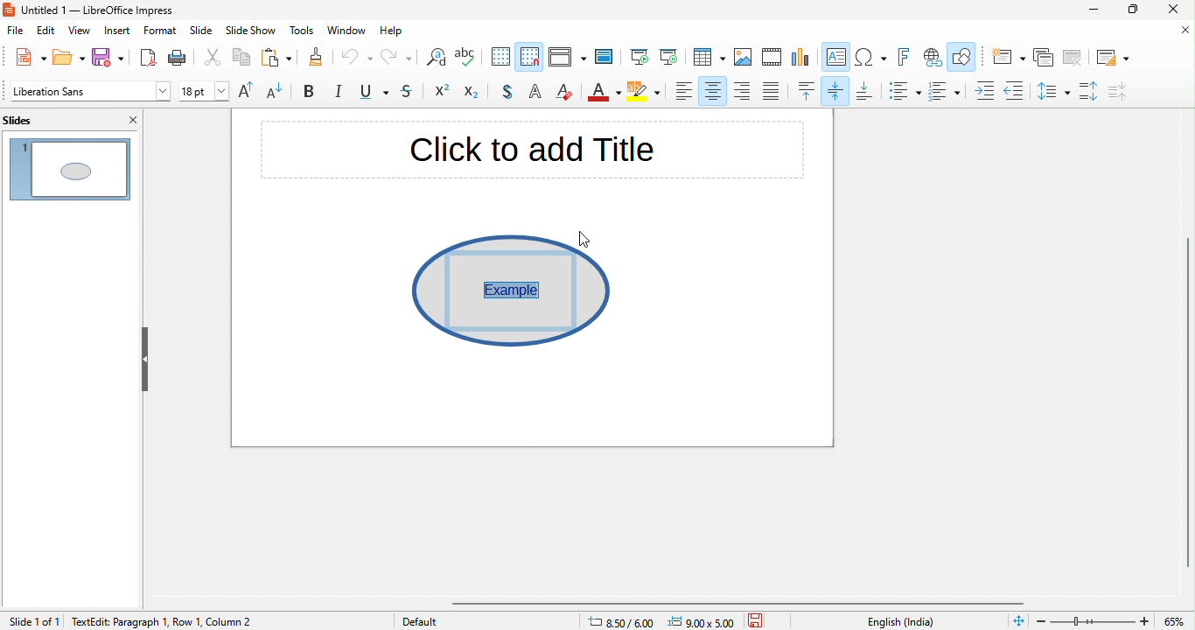  I want to click on fontwork text, so click(906, 58).